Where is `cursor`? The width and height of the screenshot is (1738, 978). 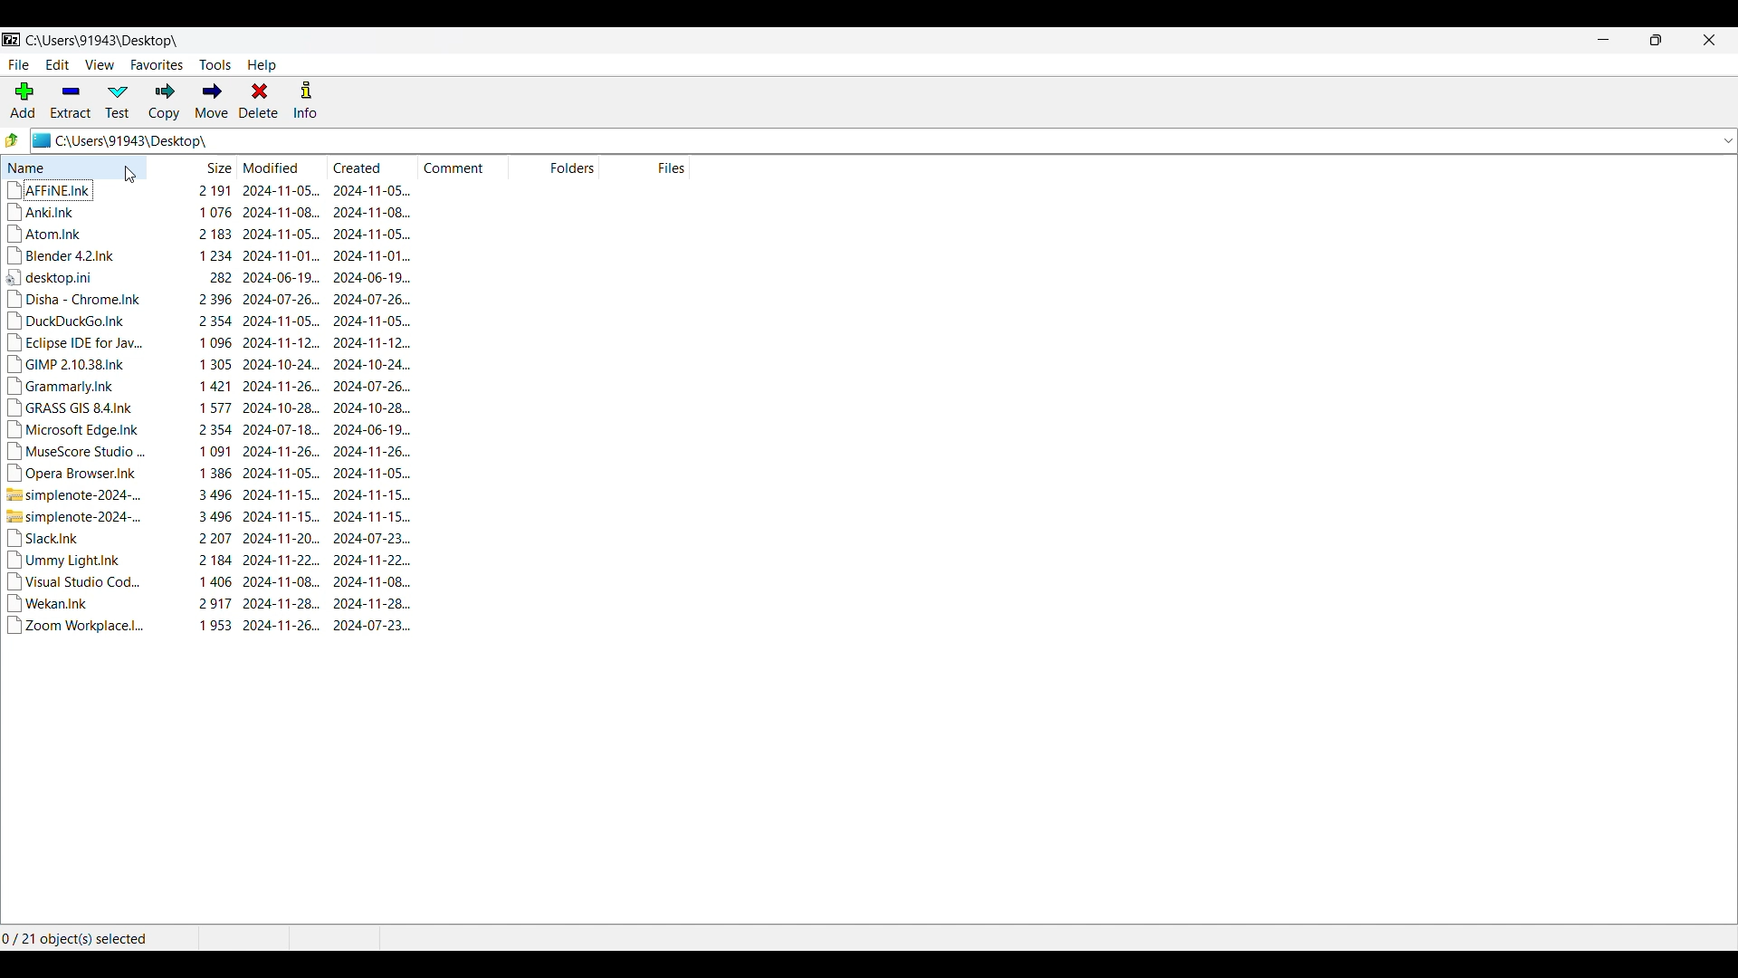
cursor is located at coordinates (134, 177).